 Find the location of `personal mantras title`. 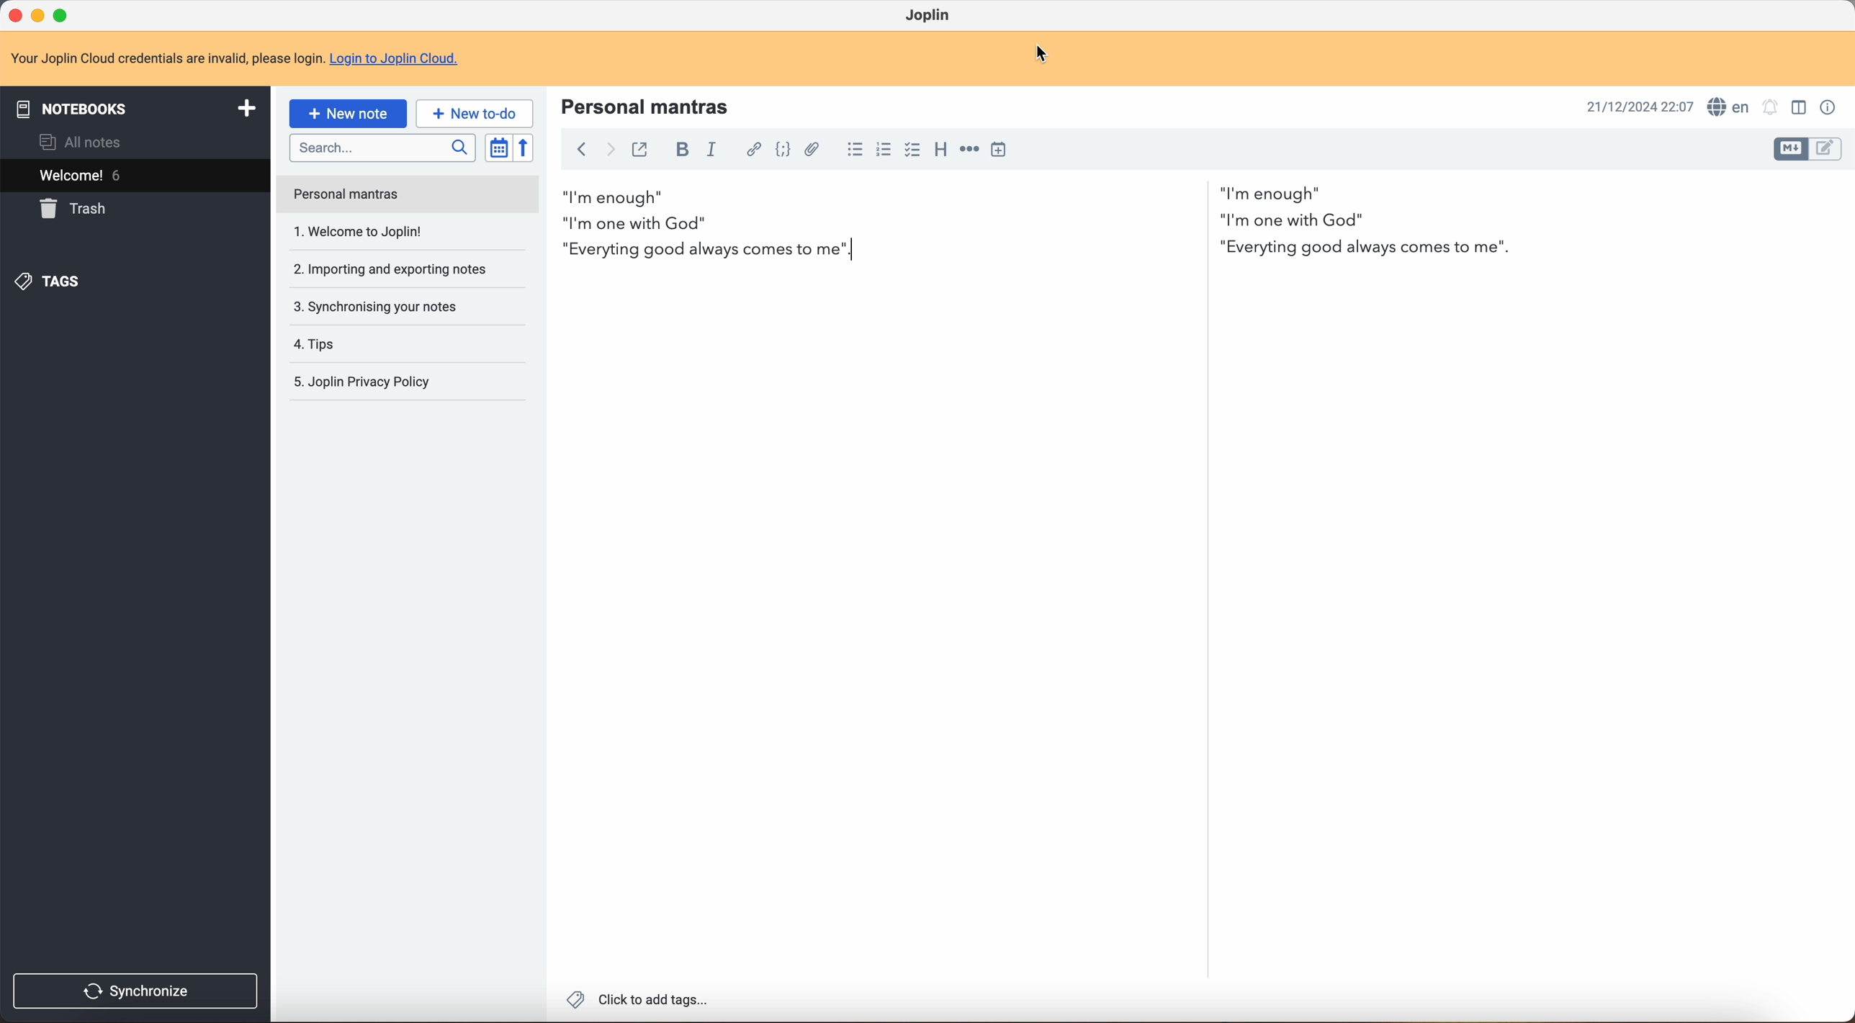

personal mantras title is located at coordinates (650, 105).